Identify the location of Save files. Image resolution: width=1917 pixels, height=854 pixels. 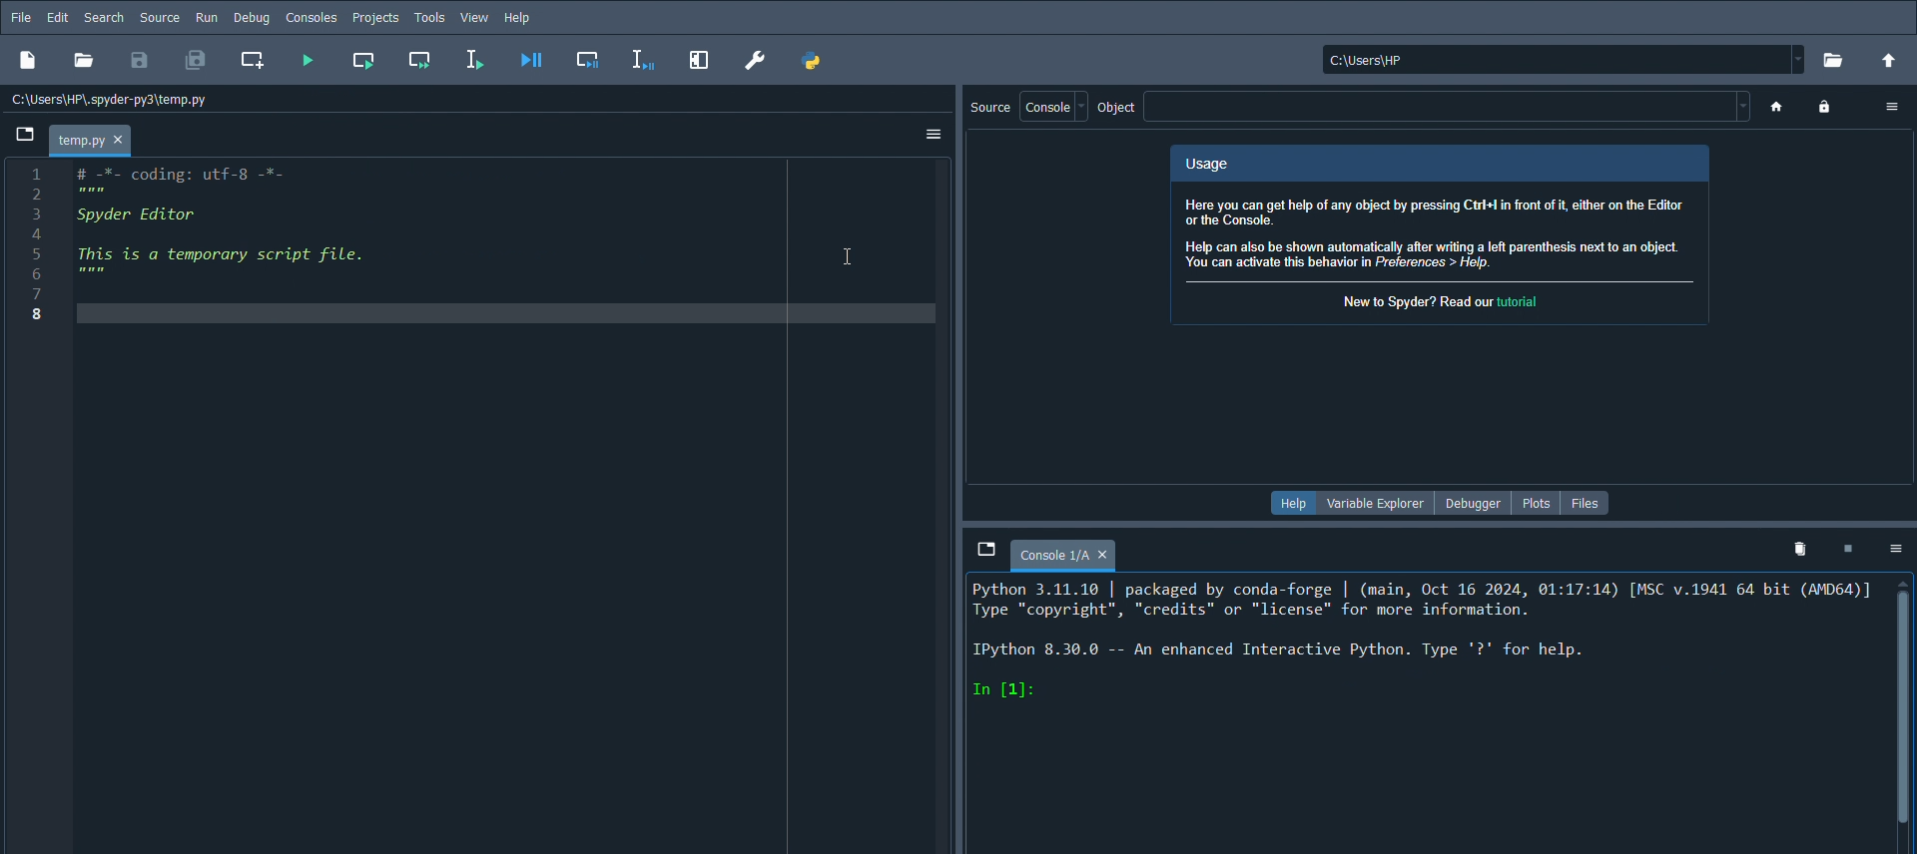
(140, 61).